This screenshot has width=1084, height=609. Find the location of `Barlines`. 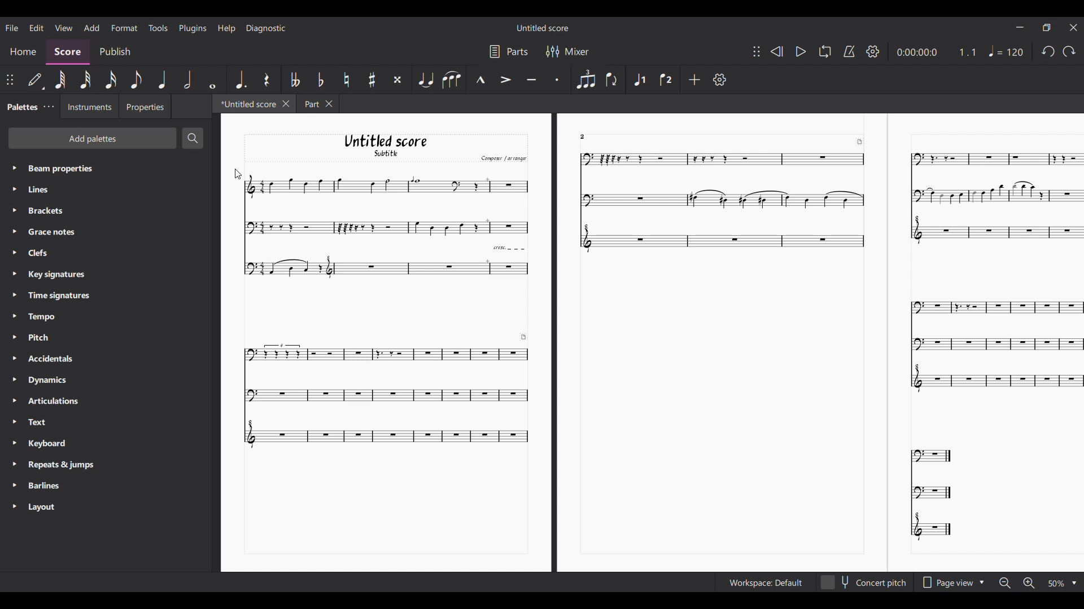

Barlines is located at coordinates (46, 486).